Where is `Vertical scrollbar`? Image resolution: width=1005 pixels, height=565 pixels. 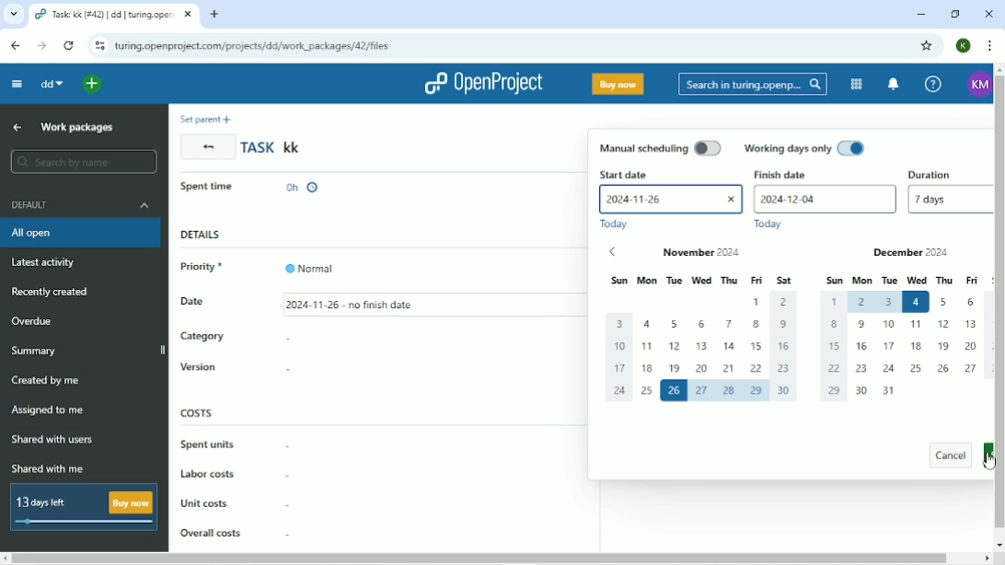 Vertical scrollbar is located at coordinates (999, 306).